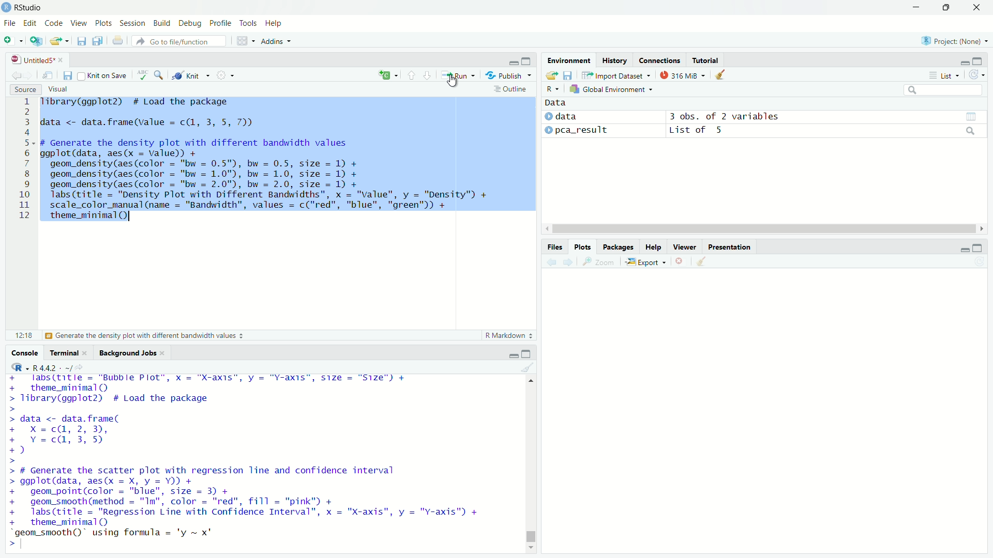 The image size is (993, 558). Describe the element at coordinates (548, 116) in the screenshot. I see `expand/collapse` at that location.